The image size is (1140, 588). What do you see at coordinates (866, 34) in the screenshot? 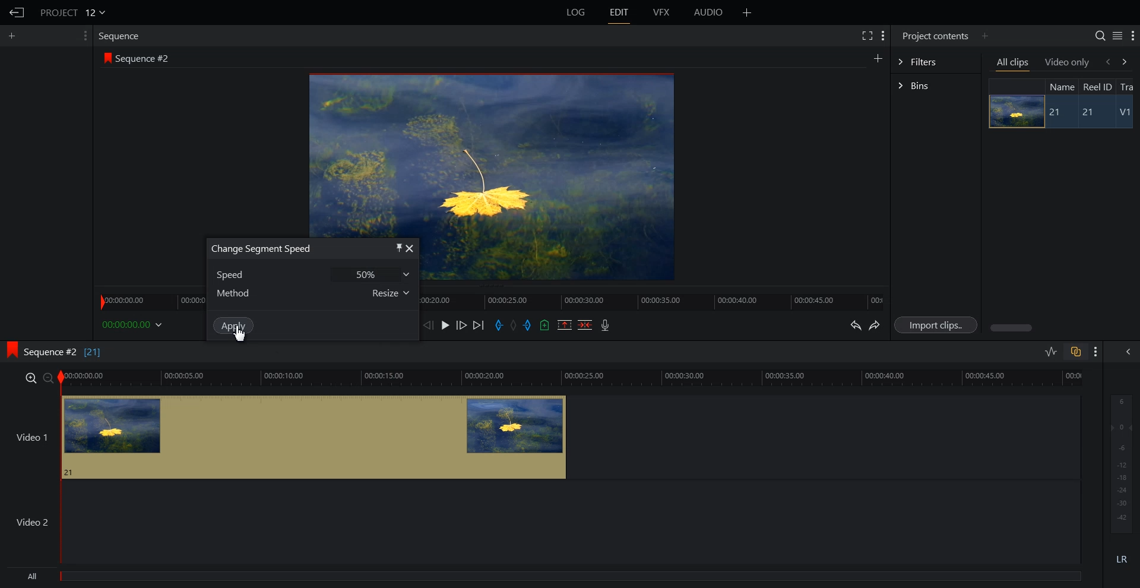
I see `Full screen` at bounding box center [866, 34].